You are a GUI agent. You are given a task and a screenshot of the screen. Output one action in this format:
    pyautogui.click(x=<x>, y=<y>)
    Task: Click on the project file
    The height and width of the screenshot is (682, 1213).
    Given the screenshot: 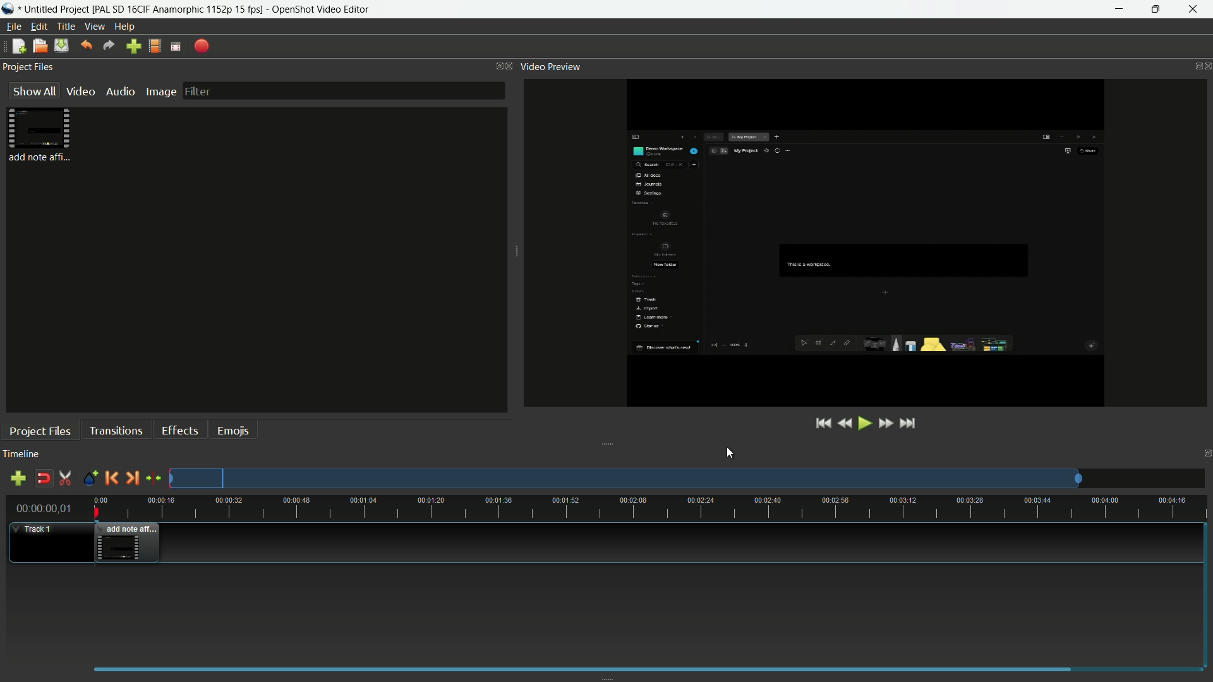 What is the action you would take?
    pyautogui.click(x=42, y=135)
    